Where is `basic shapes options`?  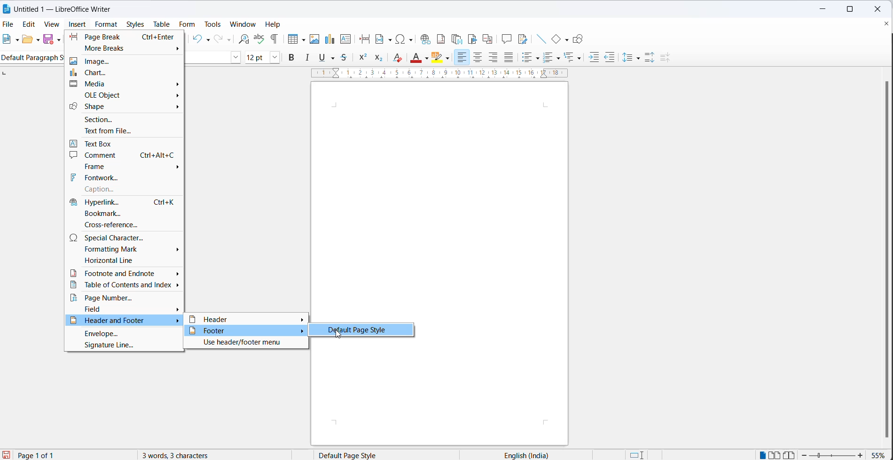
basic shapes options is located at coordinates (567, 41).